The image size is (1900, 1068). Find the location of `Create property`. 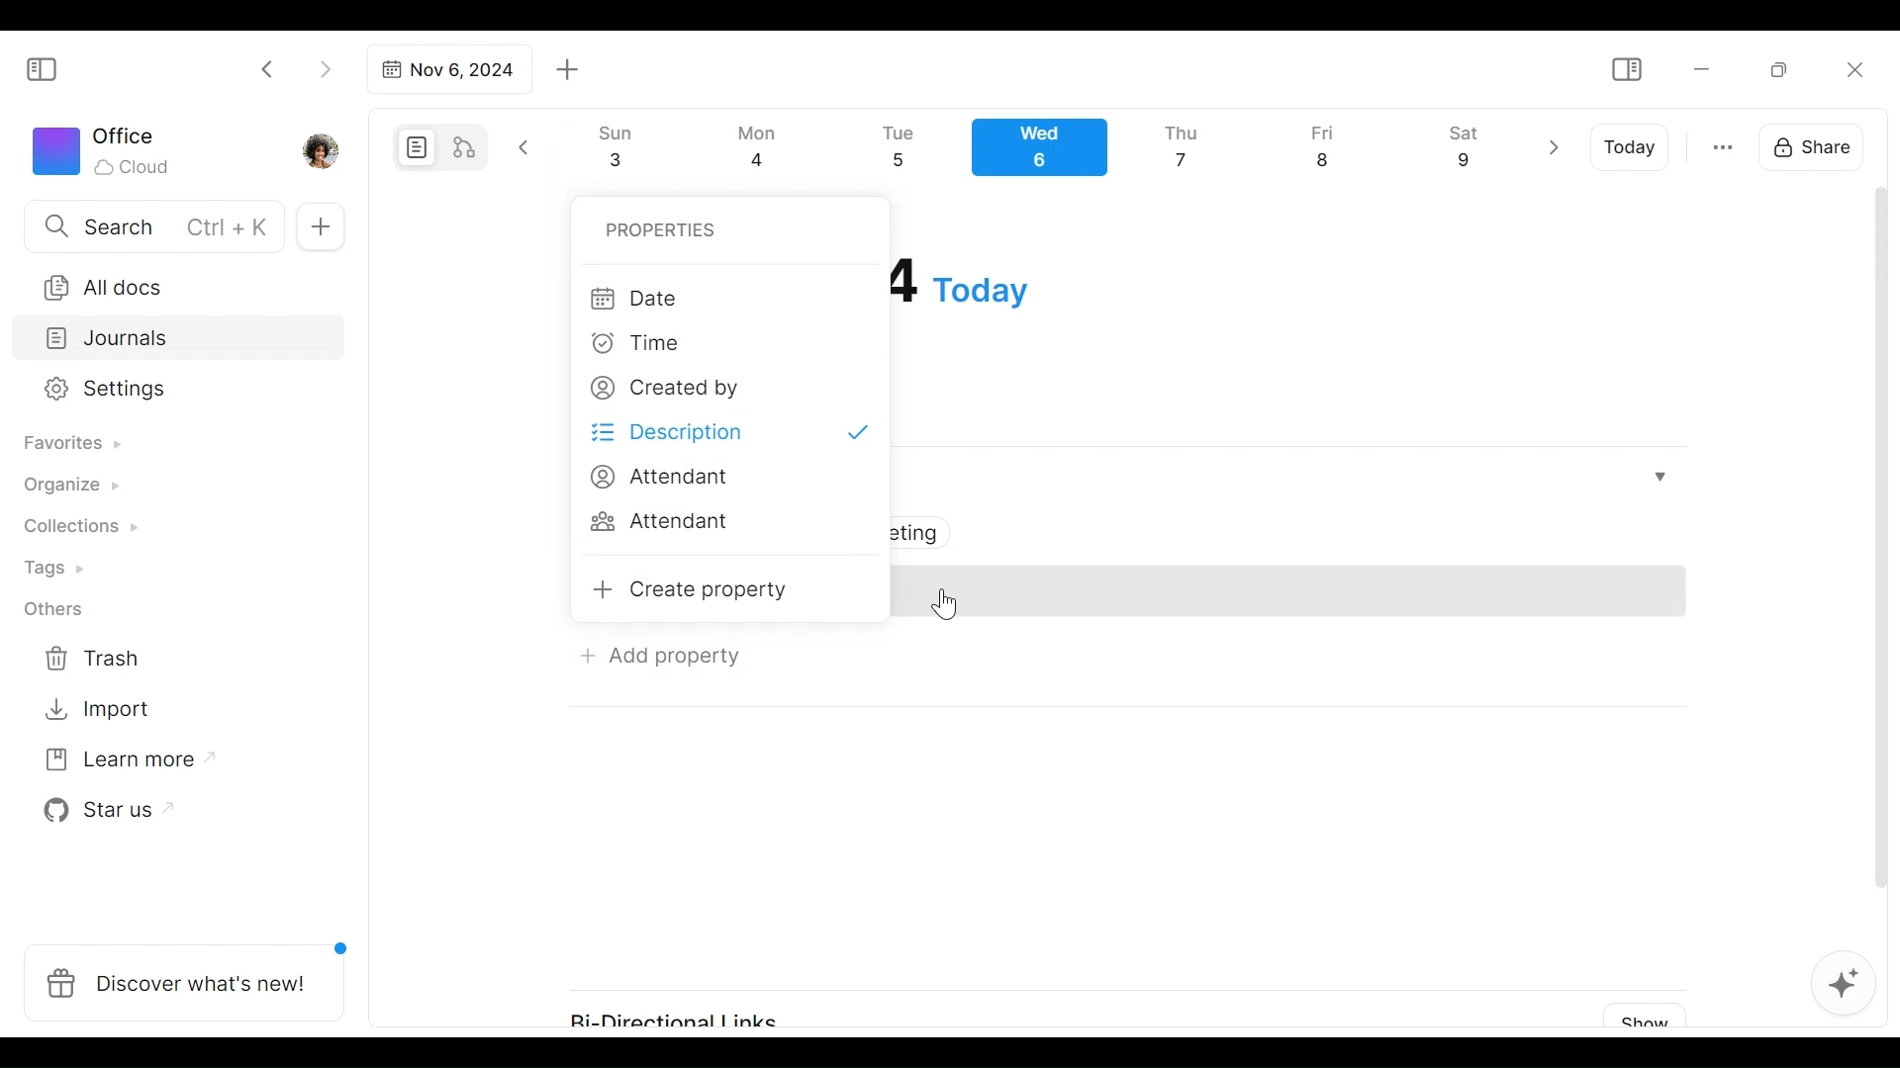

Create property is located at coordinates (694, 589).